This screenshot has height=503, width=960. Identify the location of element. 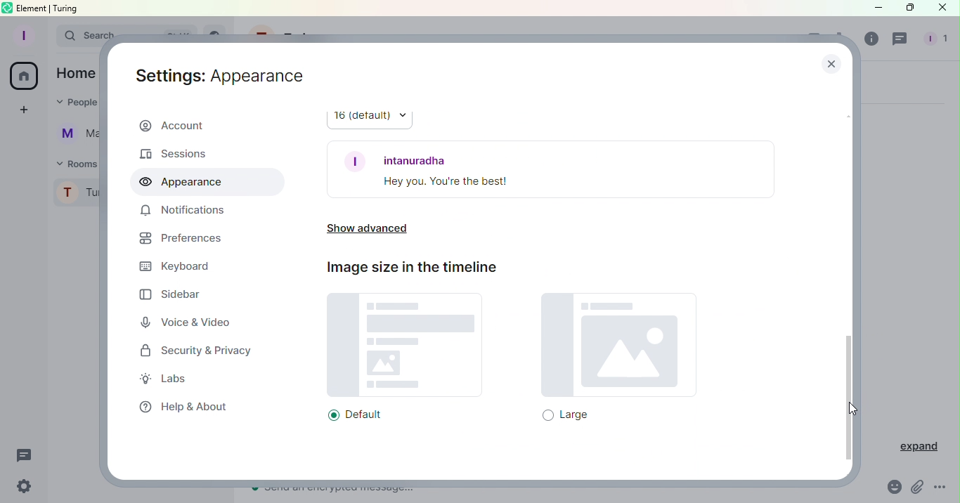
(32, 8).